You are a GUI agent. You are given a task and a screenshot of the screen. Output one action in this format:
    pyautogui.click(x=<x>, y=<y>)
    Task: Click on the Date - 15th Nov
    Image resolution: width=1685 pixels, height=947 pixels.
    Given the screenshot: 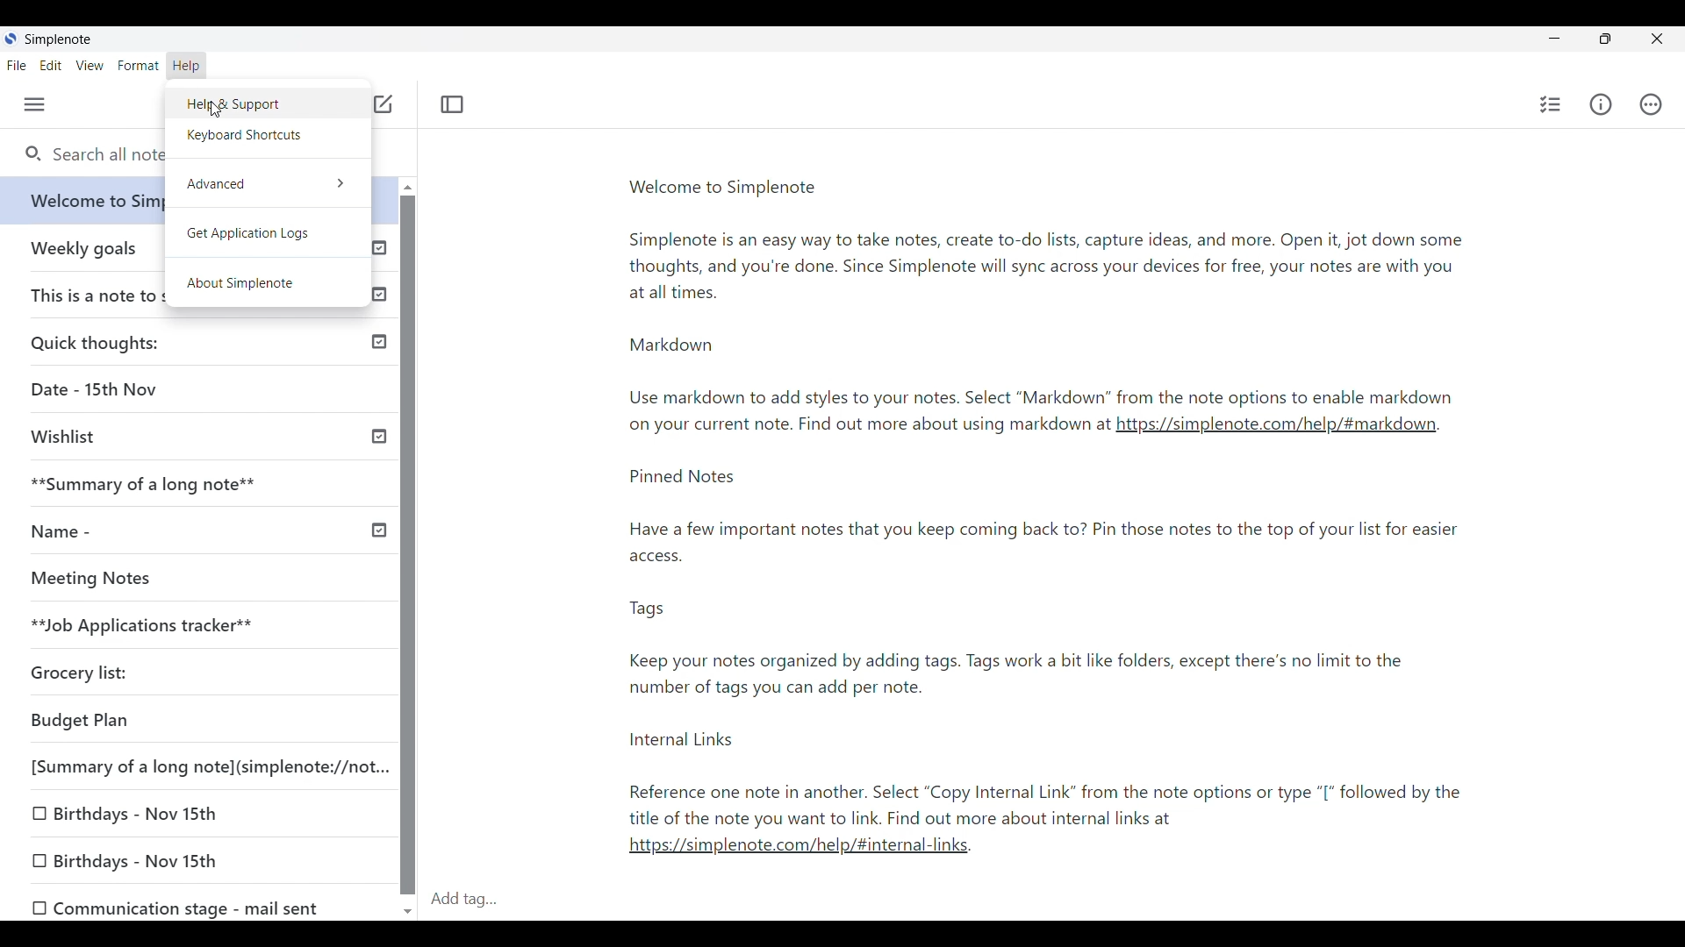 What is the action you would take?
    pyautogui.click(x=97, y=388)
    